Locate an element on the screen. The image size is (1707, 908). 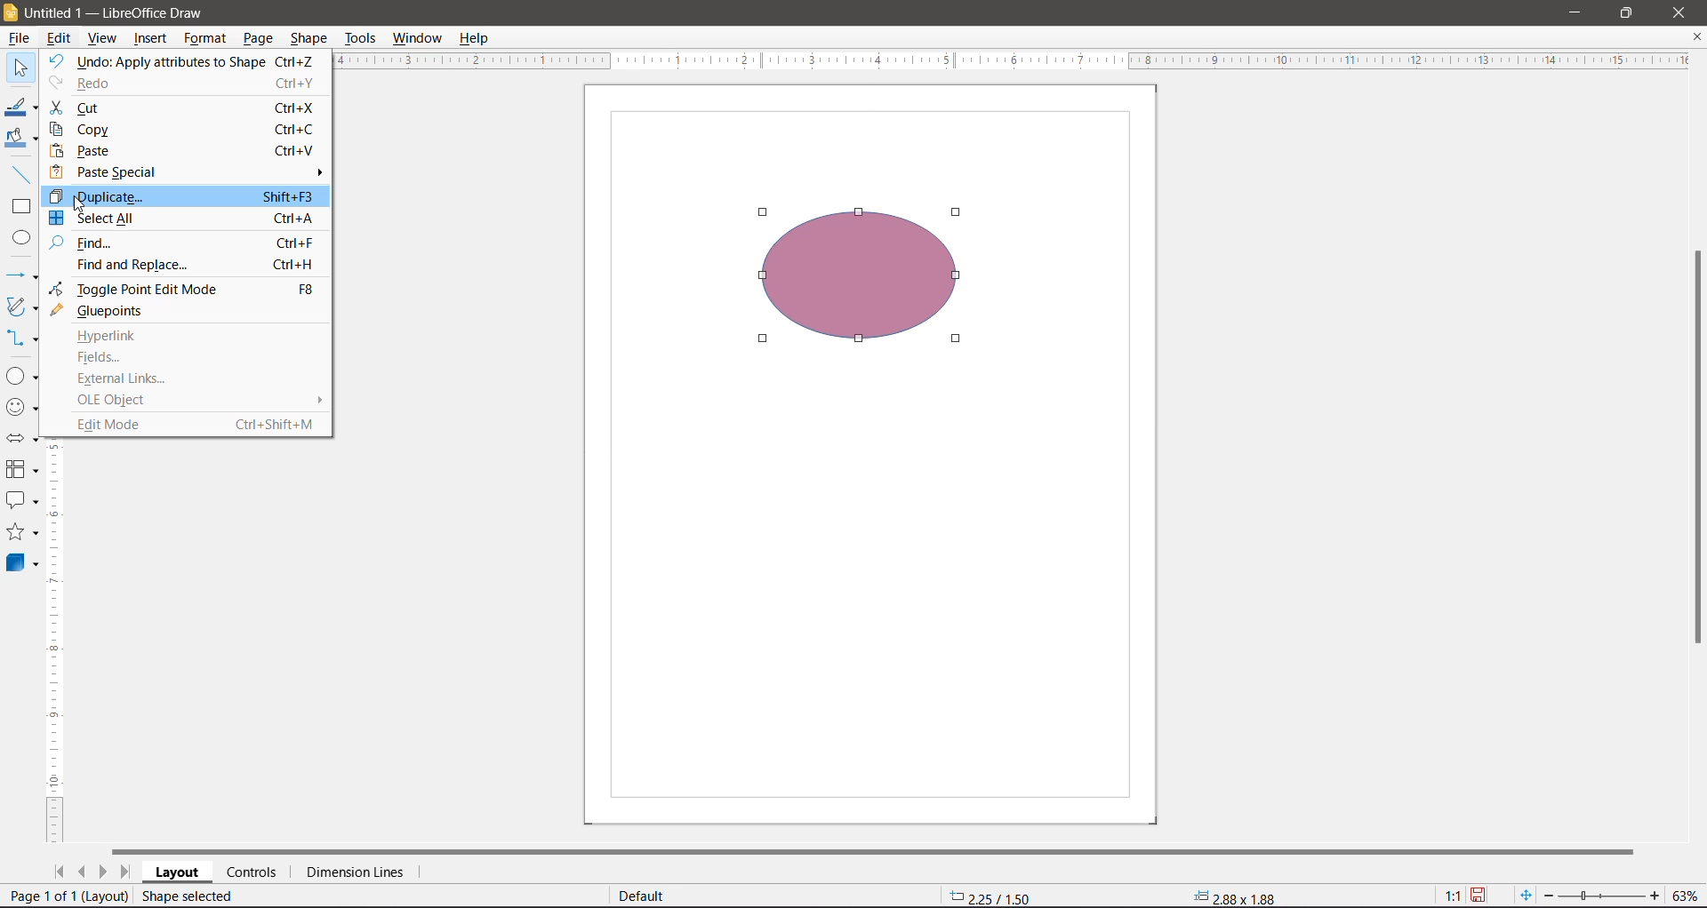
Scaling factor of the document is located at coordinates (1453, 896).